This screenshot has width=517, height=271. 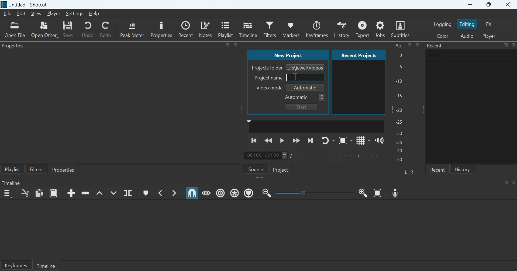 I want to click on Previous marker, so click(x=160, y=193).